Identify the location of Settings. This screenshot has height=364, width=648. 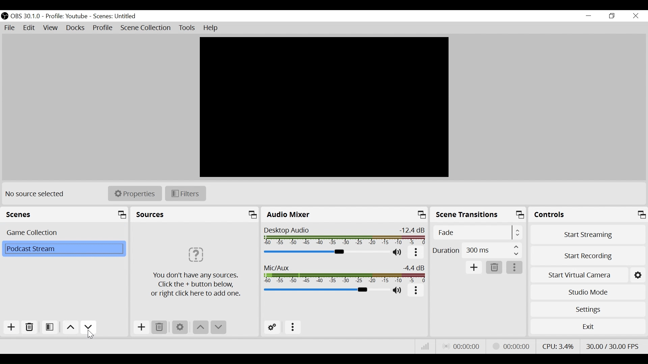
(588, 309).